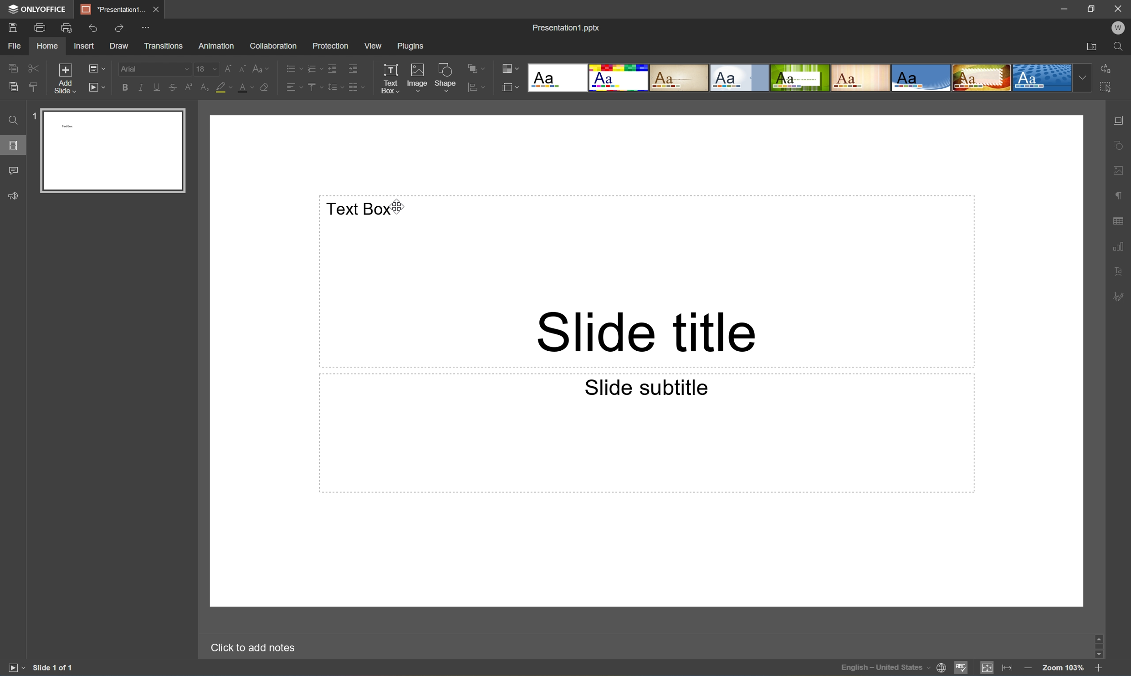 The image size is (1131, 676). What do you see at coordinates (37, 10) in the screenshot?
I see `ONLYOFFICE` at bounding box center [37, 10].